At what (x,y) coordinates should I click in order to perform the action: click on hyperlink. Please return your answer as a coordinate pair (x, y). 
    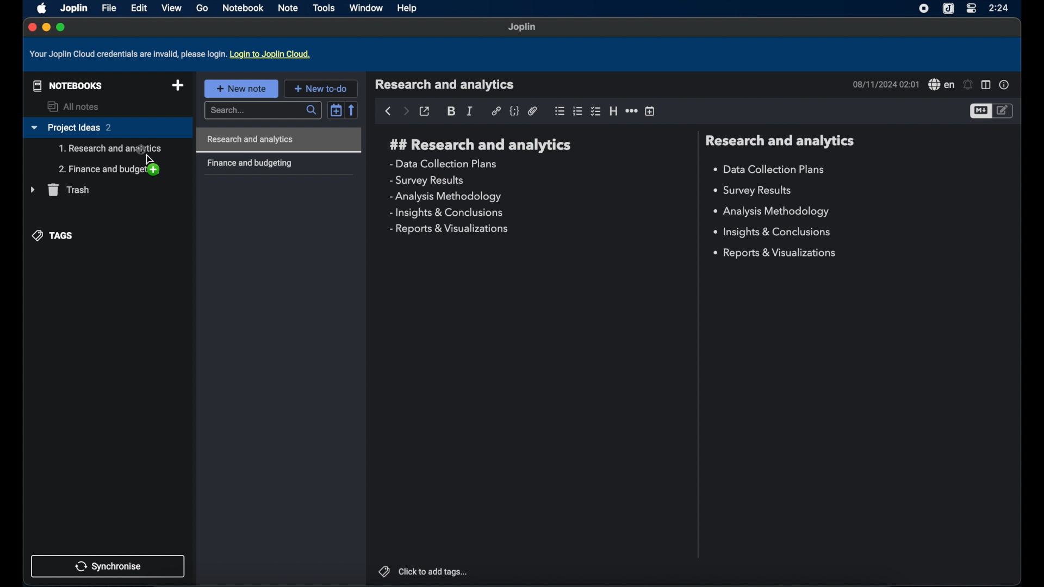
    Looking at the image, I should click on (496, 111).